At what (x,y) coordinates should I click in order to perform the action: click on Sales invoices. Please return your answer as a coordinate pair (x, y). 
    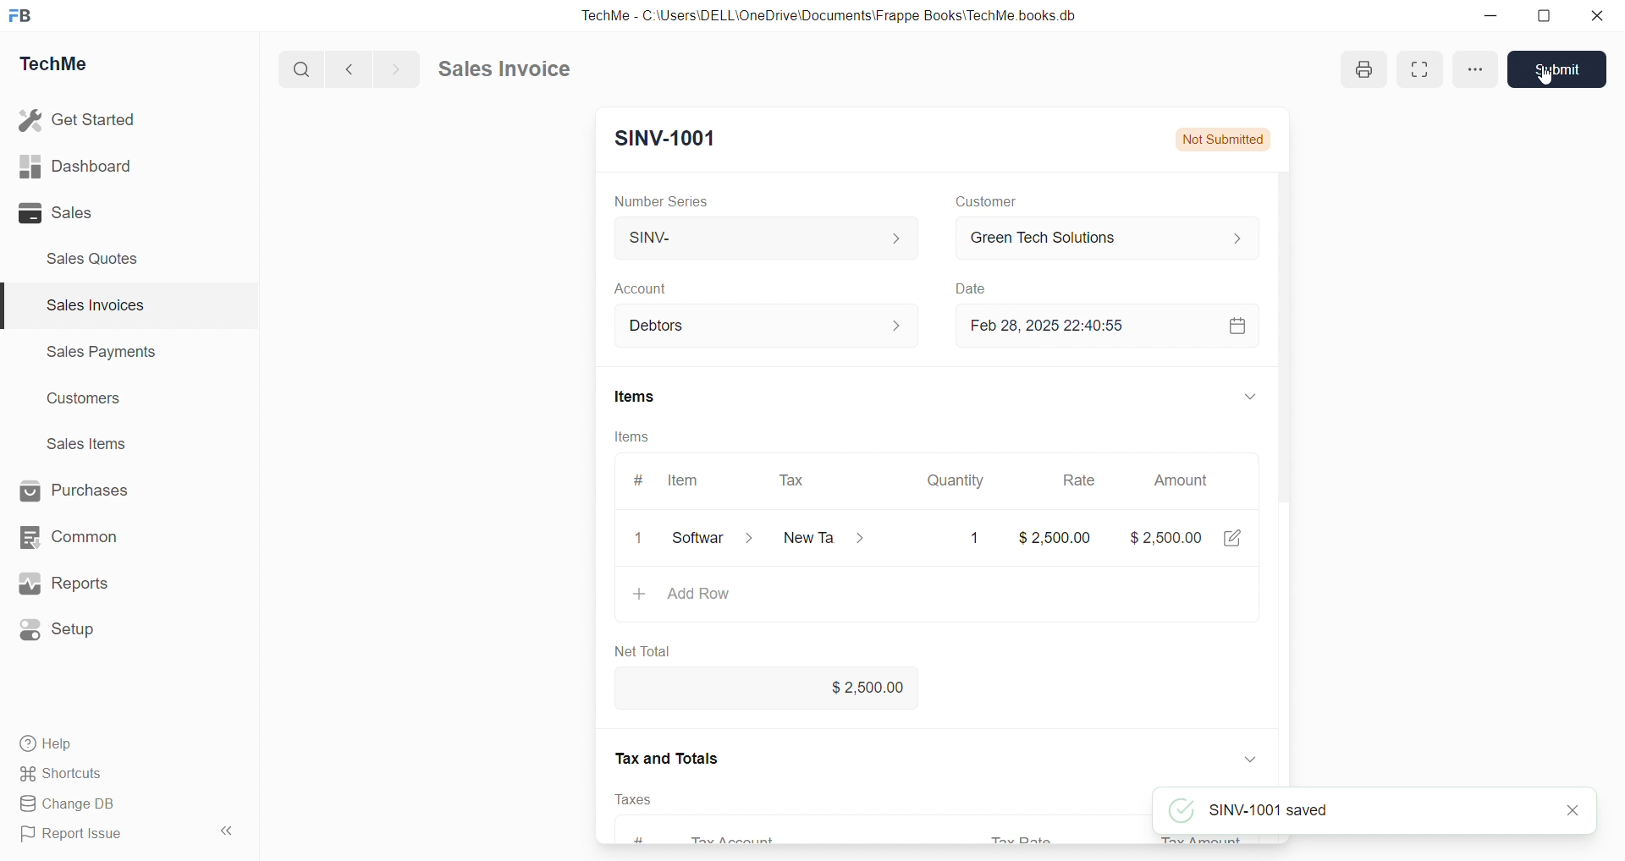
    Looking at the image, I should click on (94, 304).